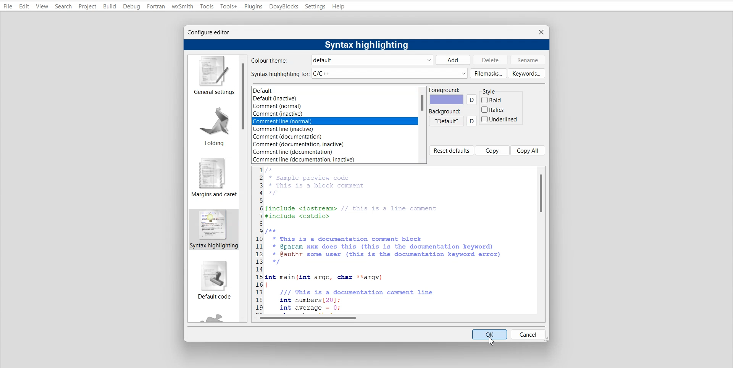 The height and width of the screenshot is (368, 733). I want to click on Horizontal scroll bar, so click(394, 318).